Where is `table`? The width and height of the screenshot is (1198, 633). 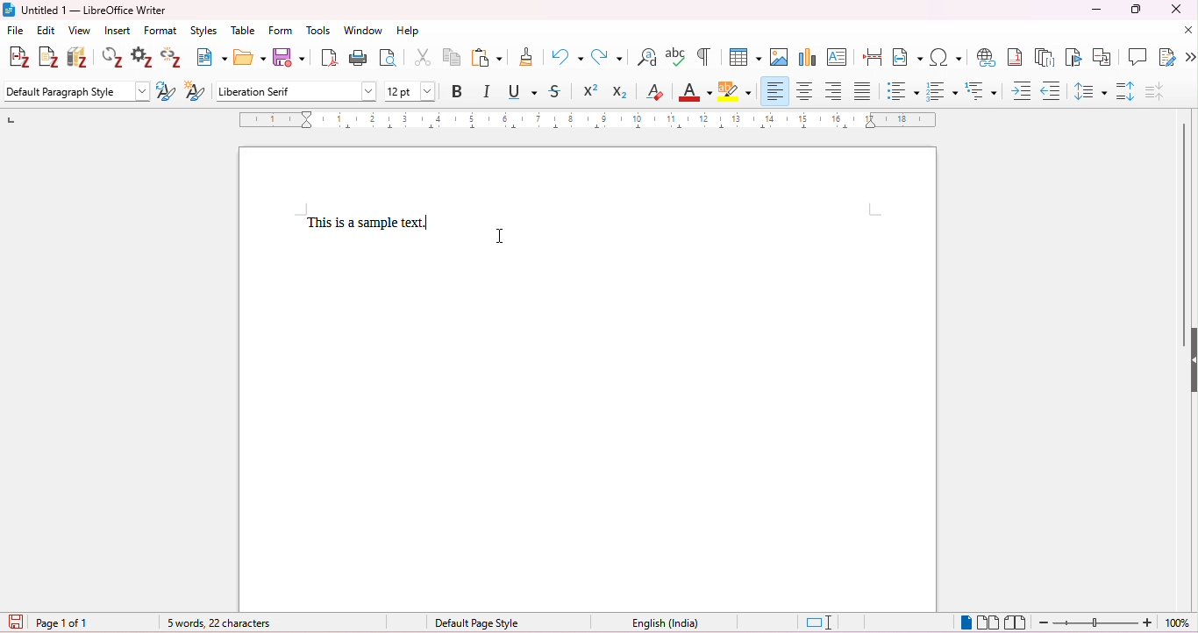 table is located at coordinates (244, 31).